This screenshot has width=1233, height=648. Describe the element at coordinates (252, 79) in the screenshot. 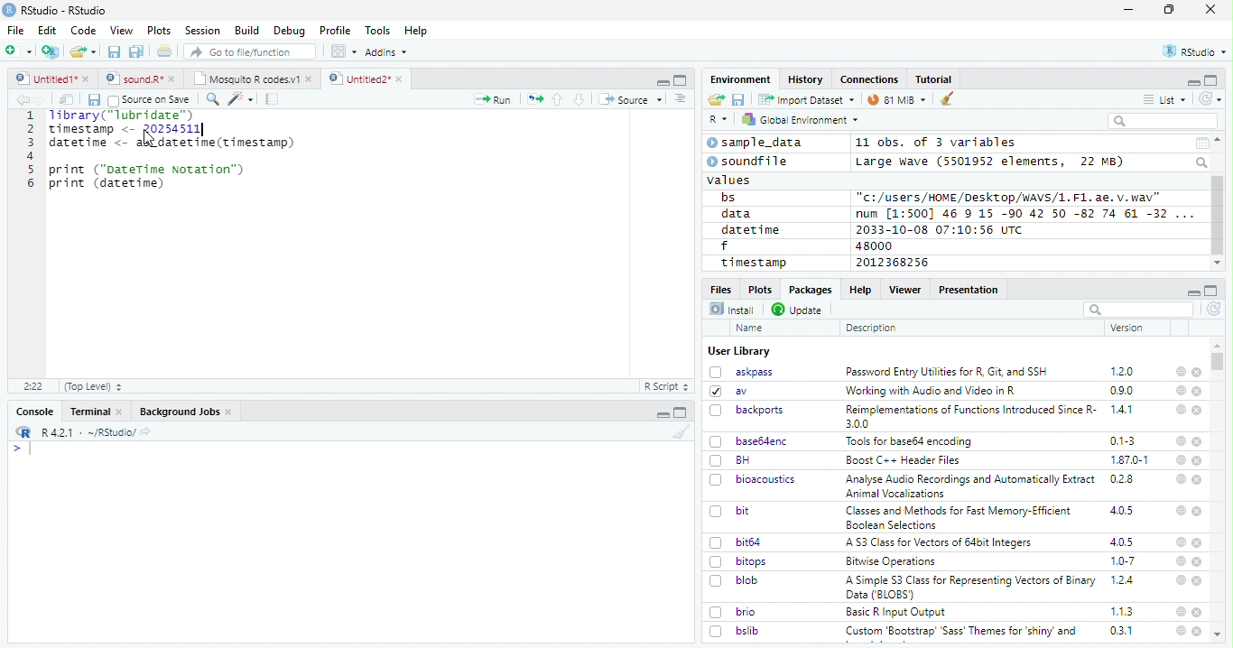

I see `Mosquito R codes.v1` at that location.